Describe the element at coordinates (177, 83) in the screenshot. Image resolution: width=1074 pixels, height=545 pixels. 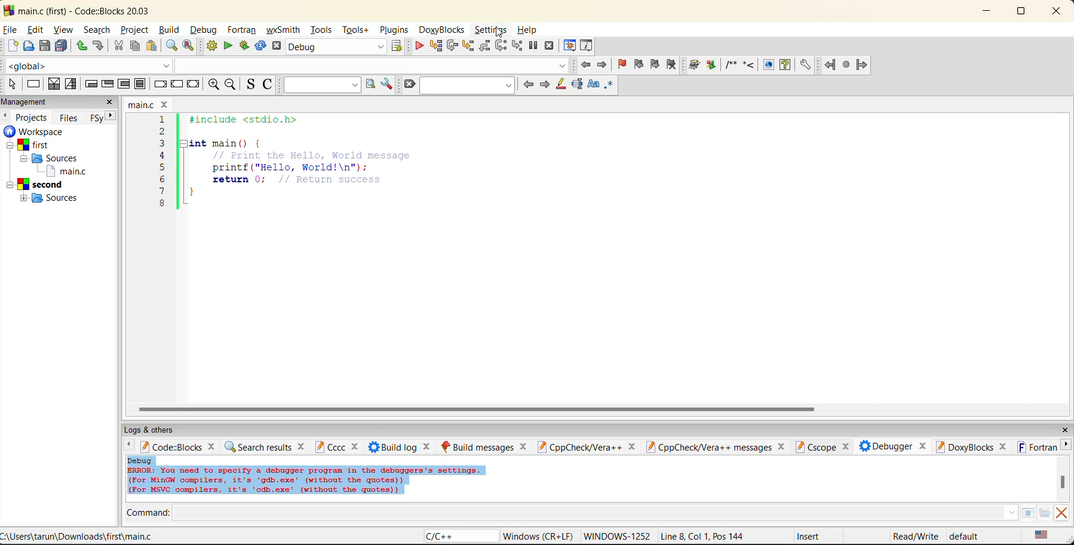
I see `continue` at that location.